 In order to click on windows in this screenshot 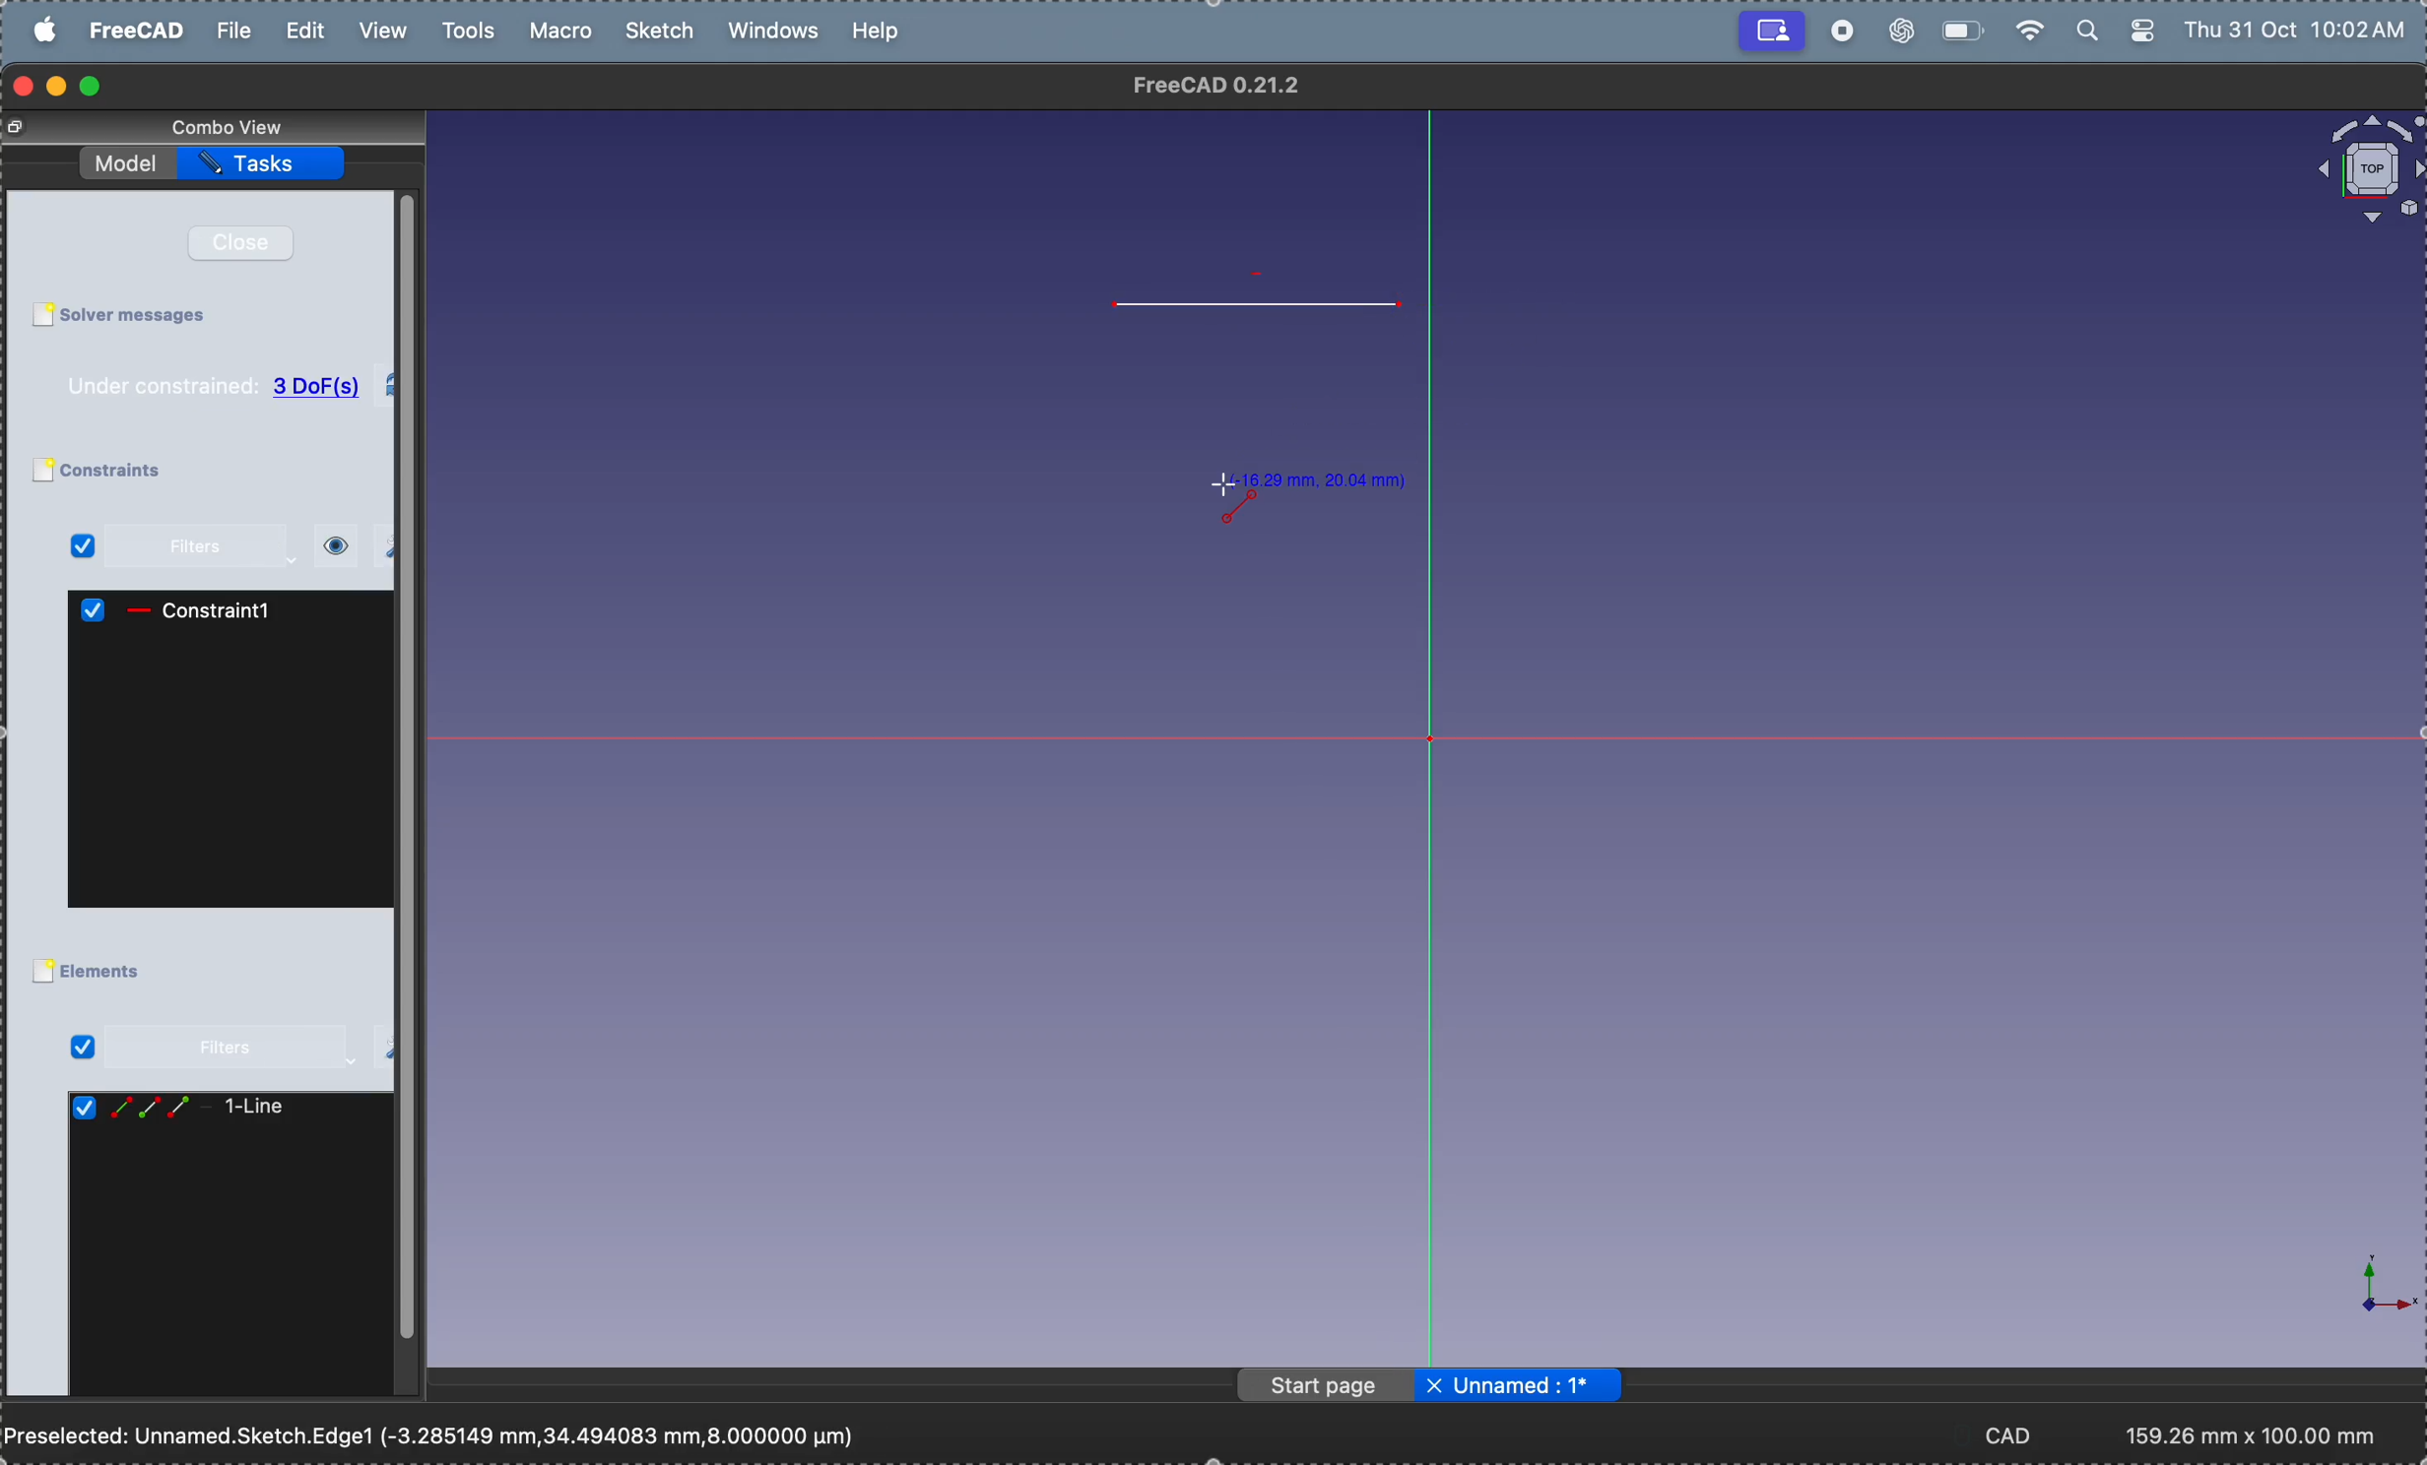, I will do `click(780, 32)`.